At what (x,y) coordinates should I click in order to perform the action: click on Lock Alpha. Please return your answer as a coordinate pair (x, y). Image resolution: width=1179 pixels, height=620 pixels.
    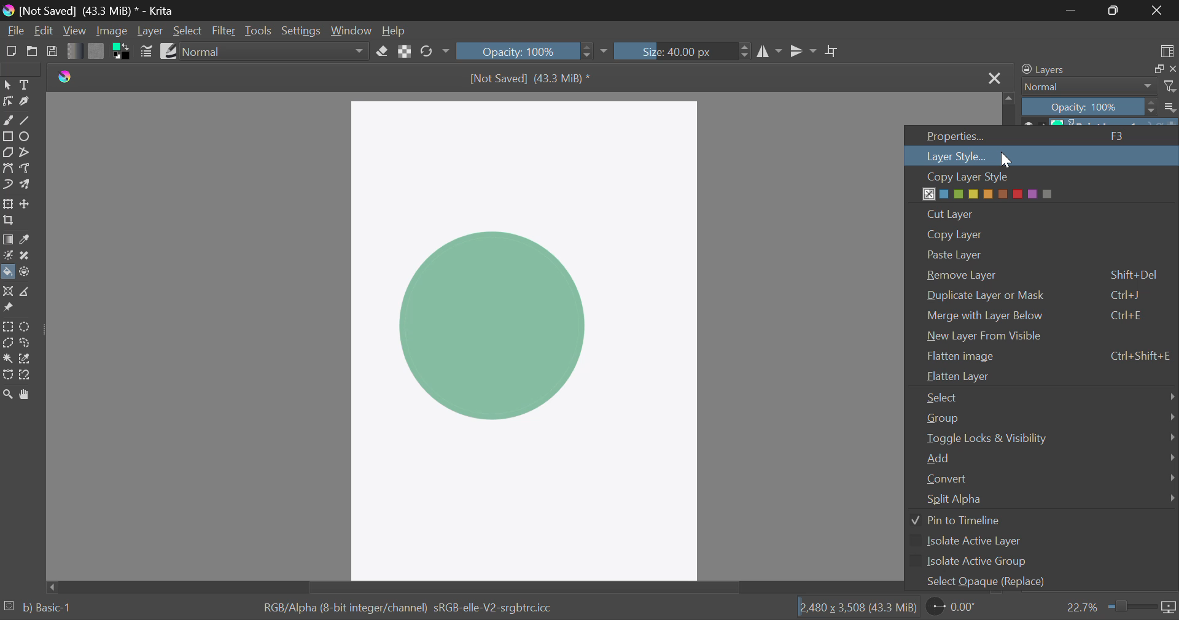
    Looking at the image, I should click on (405, 53).